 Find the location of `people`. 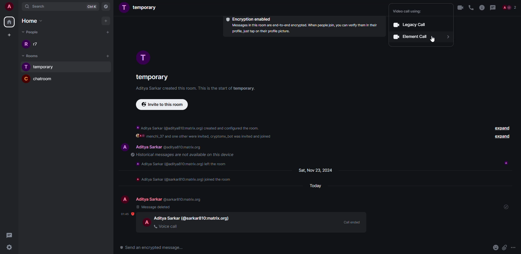

people is located at coordinates (148, 199).